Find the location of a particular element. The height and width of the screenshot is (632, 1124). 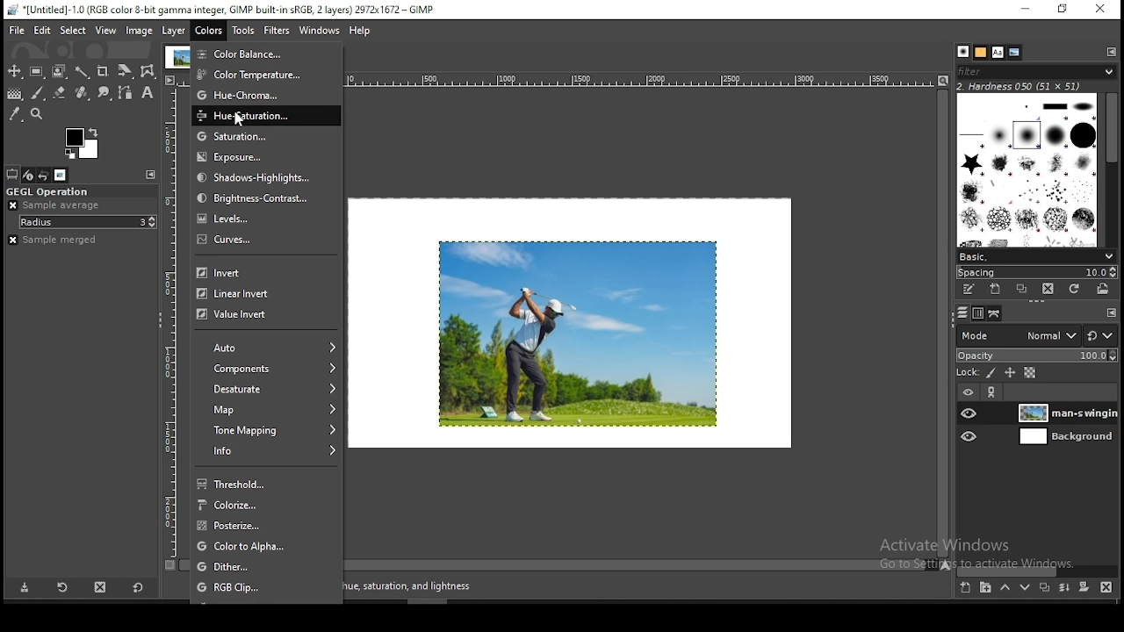

crop tool is located at coordinates (126, 72).